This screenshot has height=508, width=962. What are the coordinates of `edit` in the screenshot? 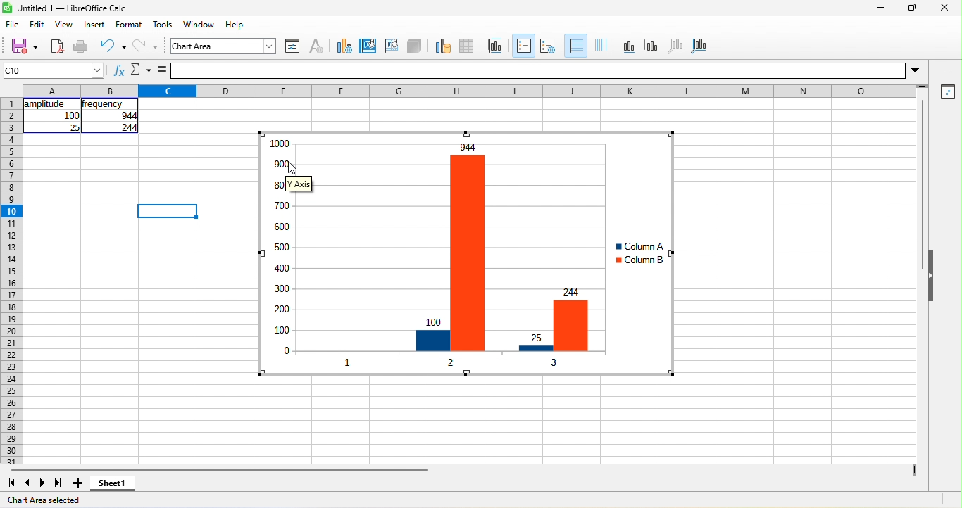 It's located at (39, 24).